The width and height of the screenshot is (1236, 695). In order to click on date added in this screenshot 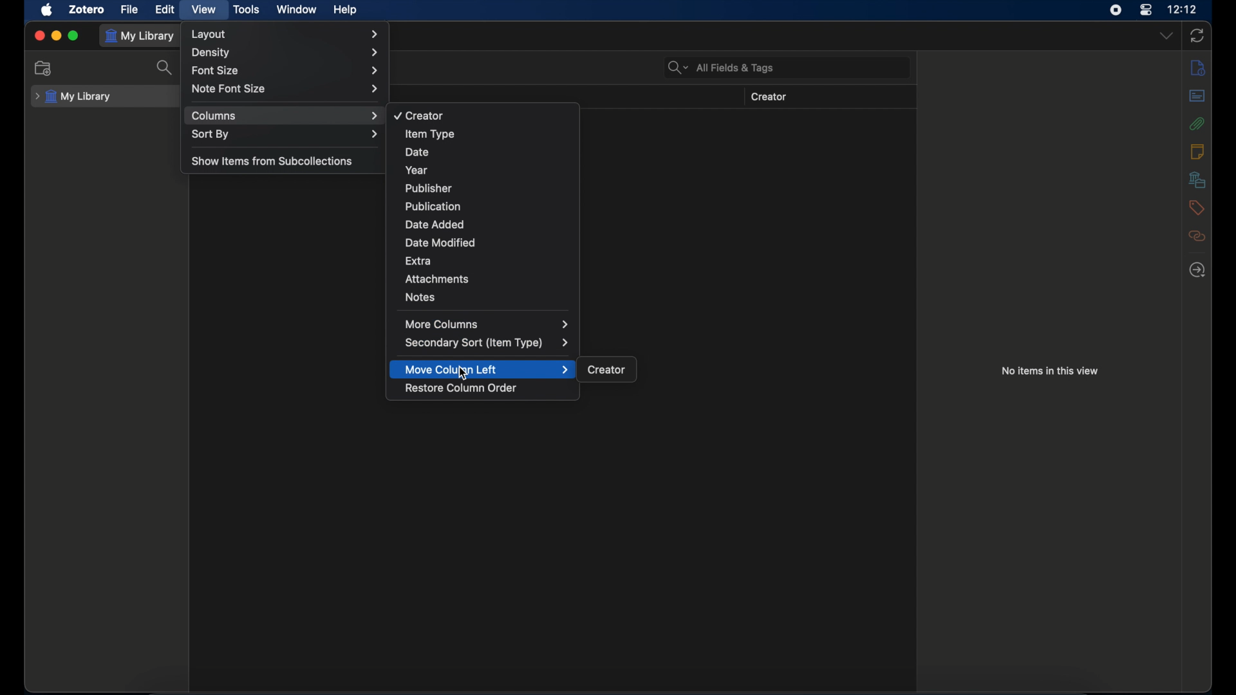, I will do `click(436, 225)`.